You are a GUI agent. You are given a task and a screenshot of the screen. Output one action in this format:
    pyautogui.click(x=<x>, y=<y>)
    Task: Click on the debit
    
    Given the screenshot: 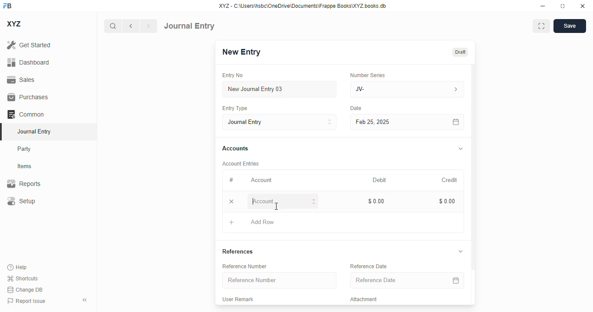 What is the action you would take?
    pyautogui.click(x=380, y=181)
    